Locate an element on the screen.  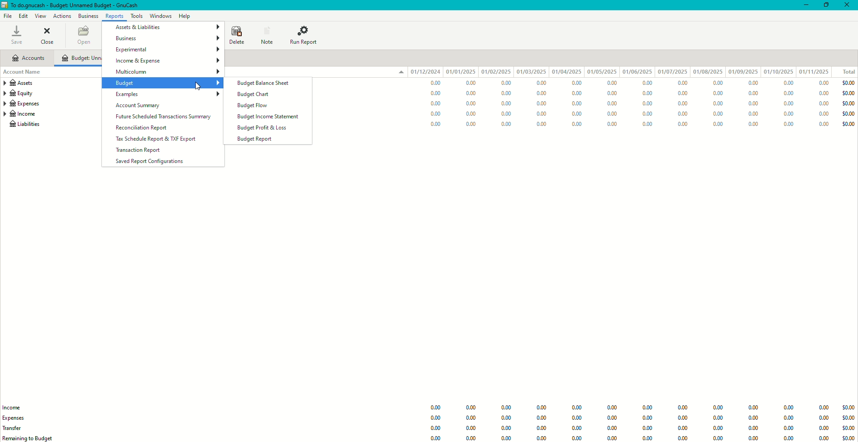
0.00 is located at coordinates (508, 83).